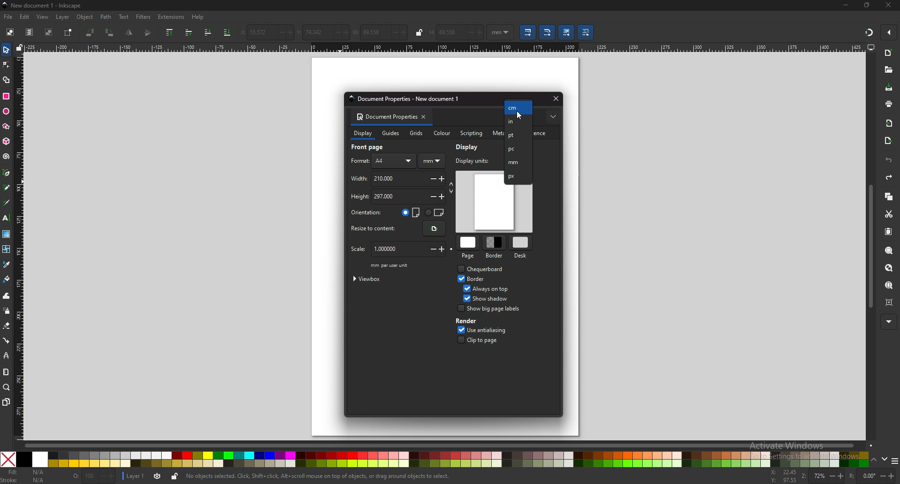 The image size is (900, 484). Describe the element at coordinates (889, 160) in the screenshot. I see `undo` at that location.